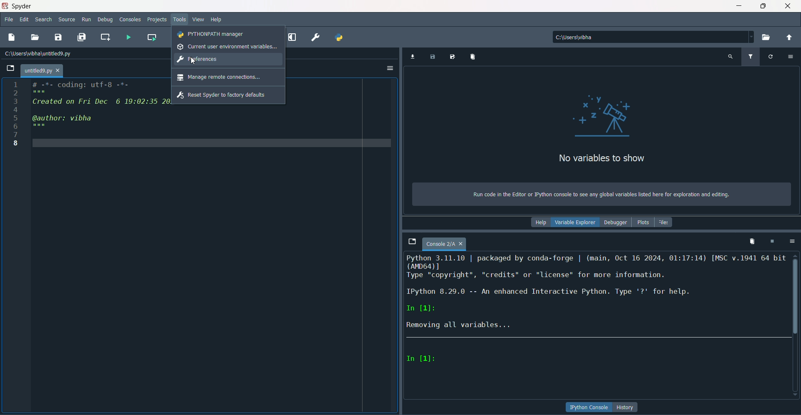 The height and width of the screenshot is (415, 801). Describe the element at coordinates (730, 56) in the screenshot. I see `search variable` at that location.